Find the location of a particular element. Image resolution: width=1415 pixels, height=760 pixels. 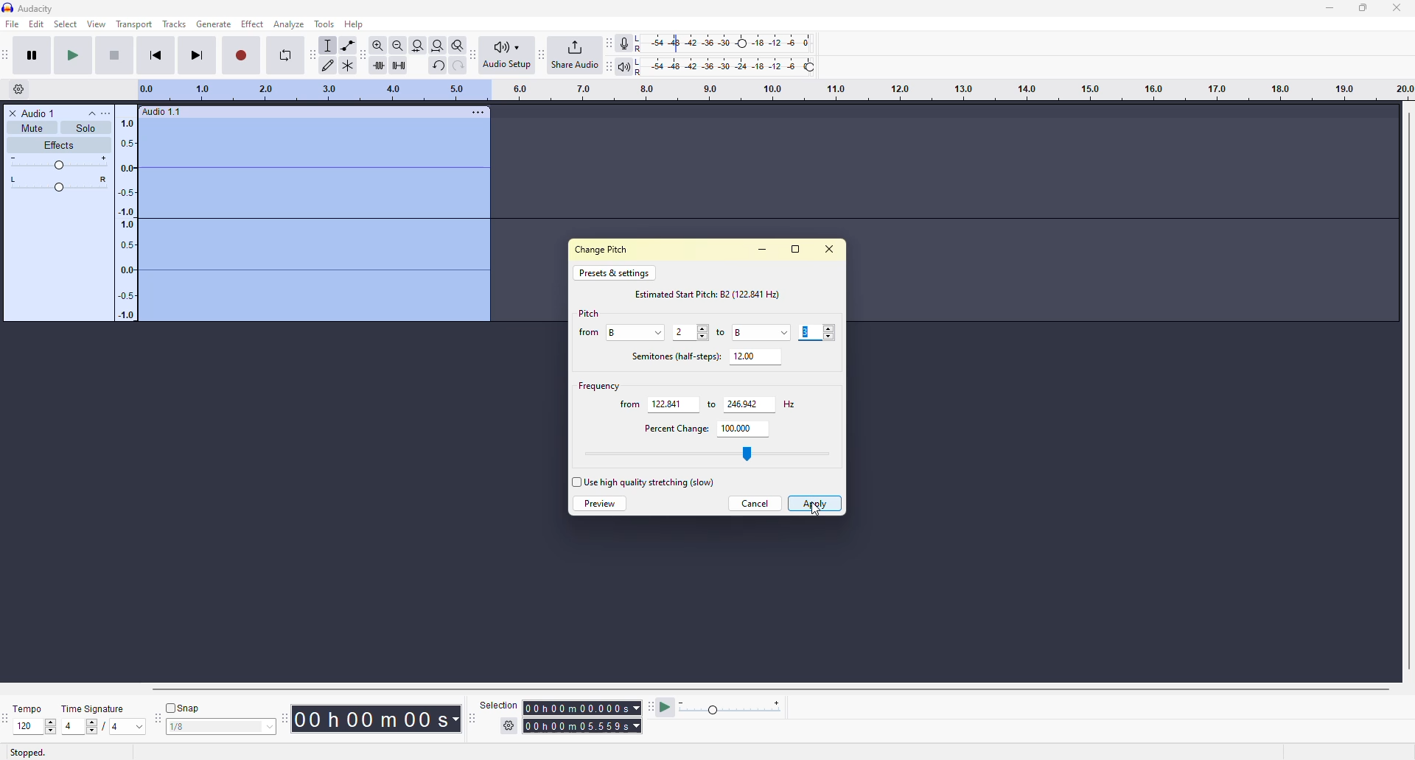

pitch is located at coordinates (589, 313).